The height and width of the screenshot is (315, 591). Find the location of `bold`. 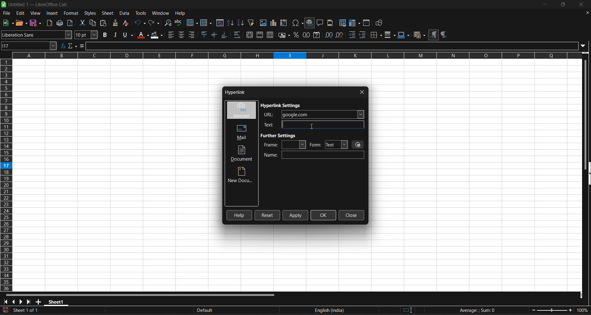

bold is located at coordinates (105, 35).